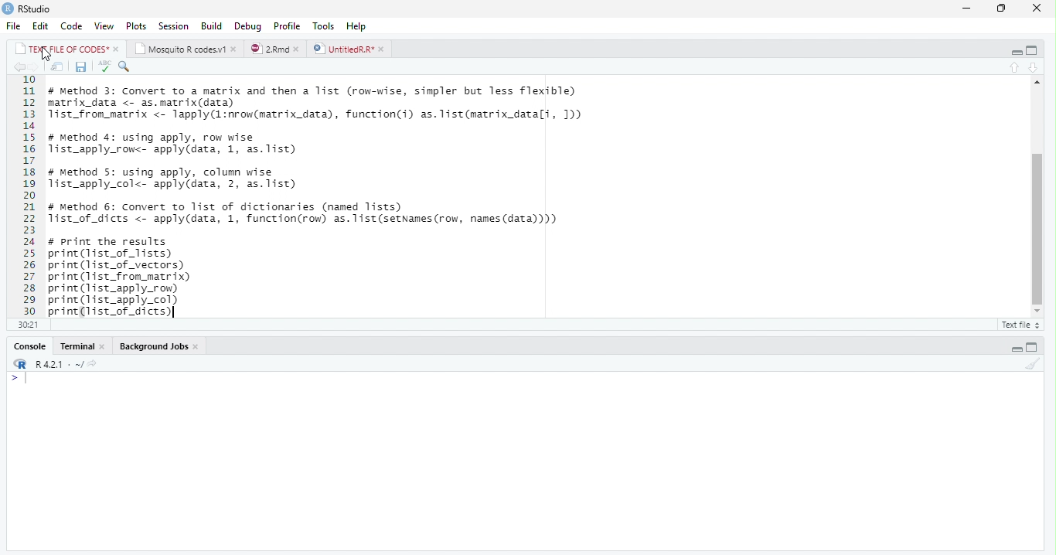 This screenshot has height=555, width=1056. What do you see at coordinates (175, 26) in the screenshot?
I see `Session` at bounding box center [175, 26].